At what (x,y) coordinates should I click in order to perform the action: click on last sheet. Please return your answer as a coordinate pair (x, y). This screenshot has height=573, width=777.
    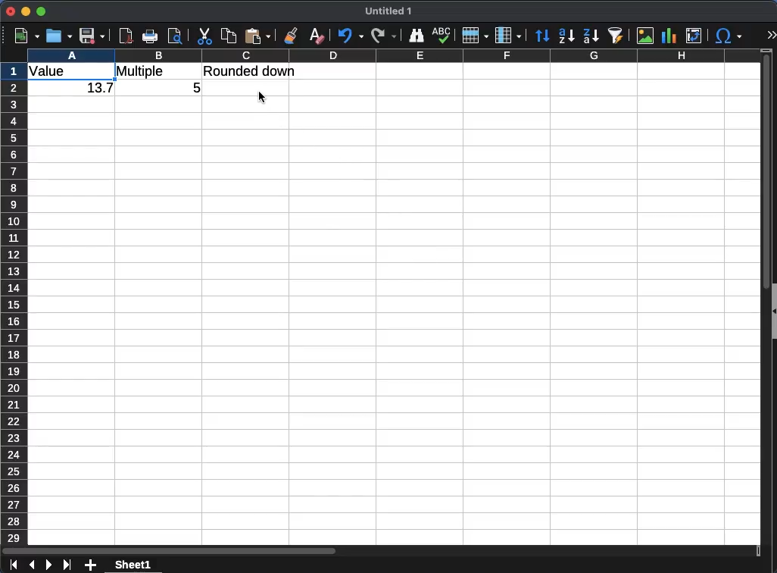
    Looking at the image, I should click on (67, 565).